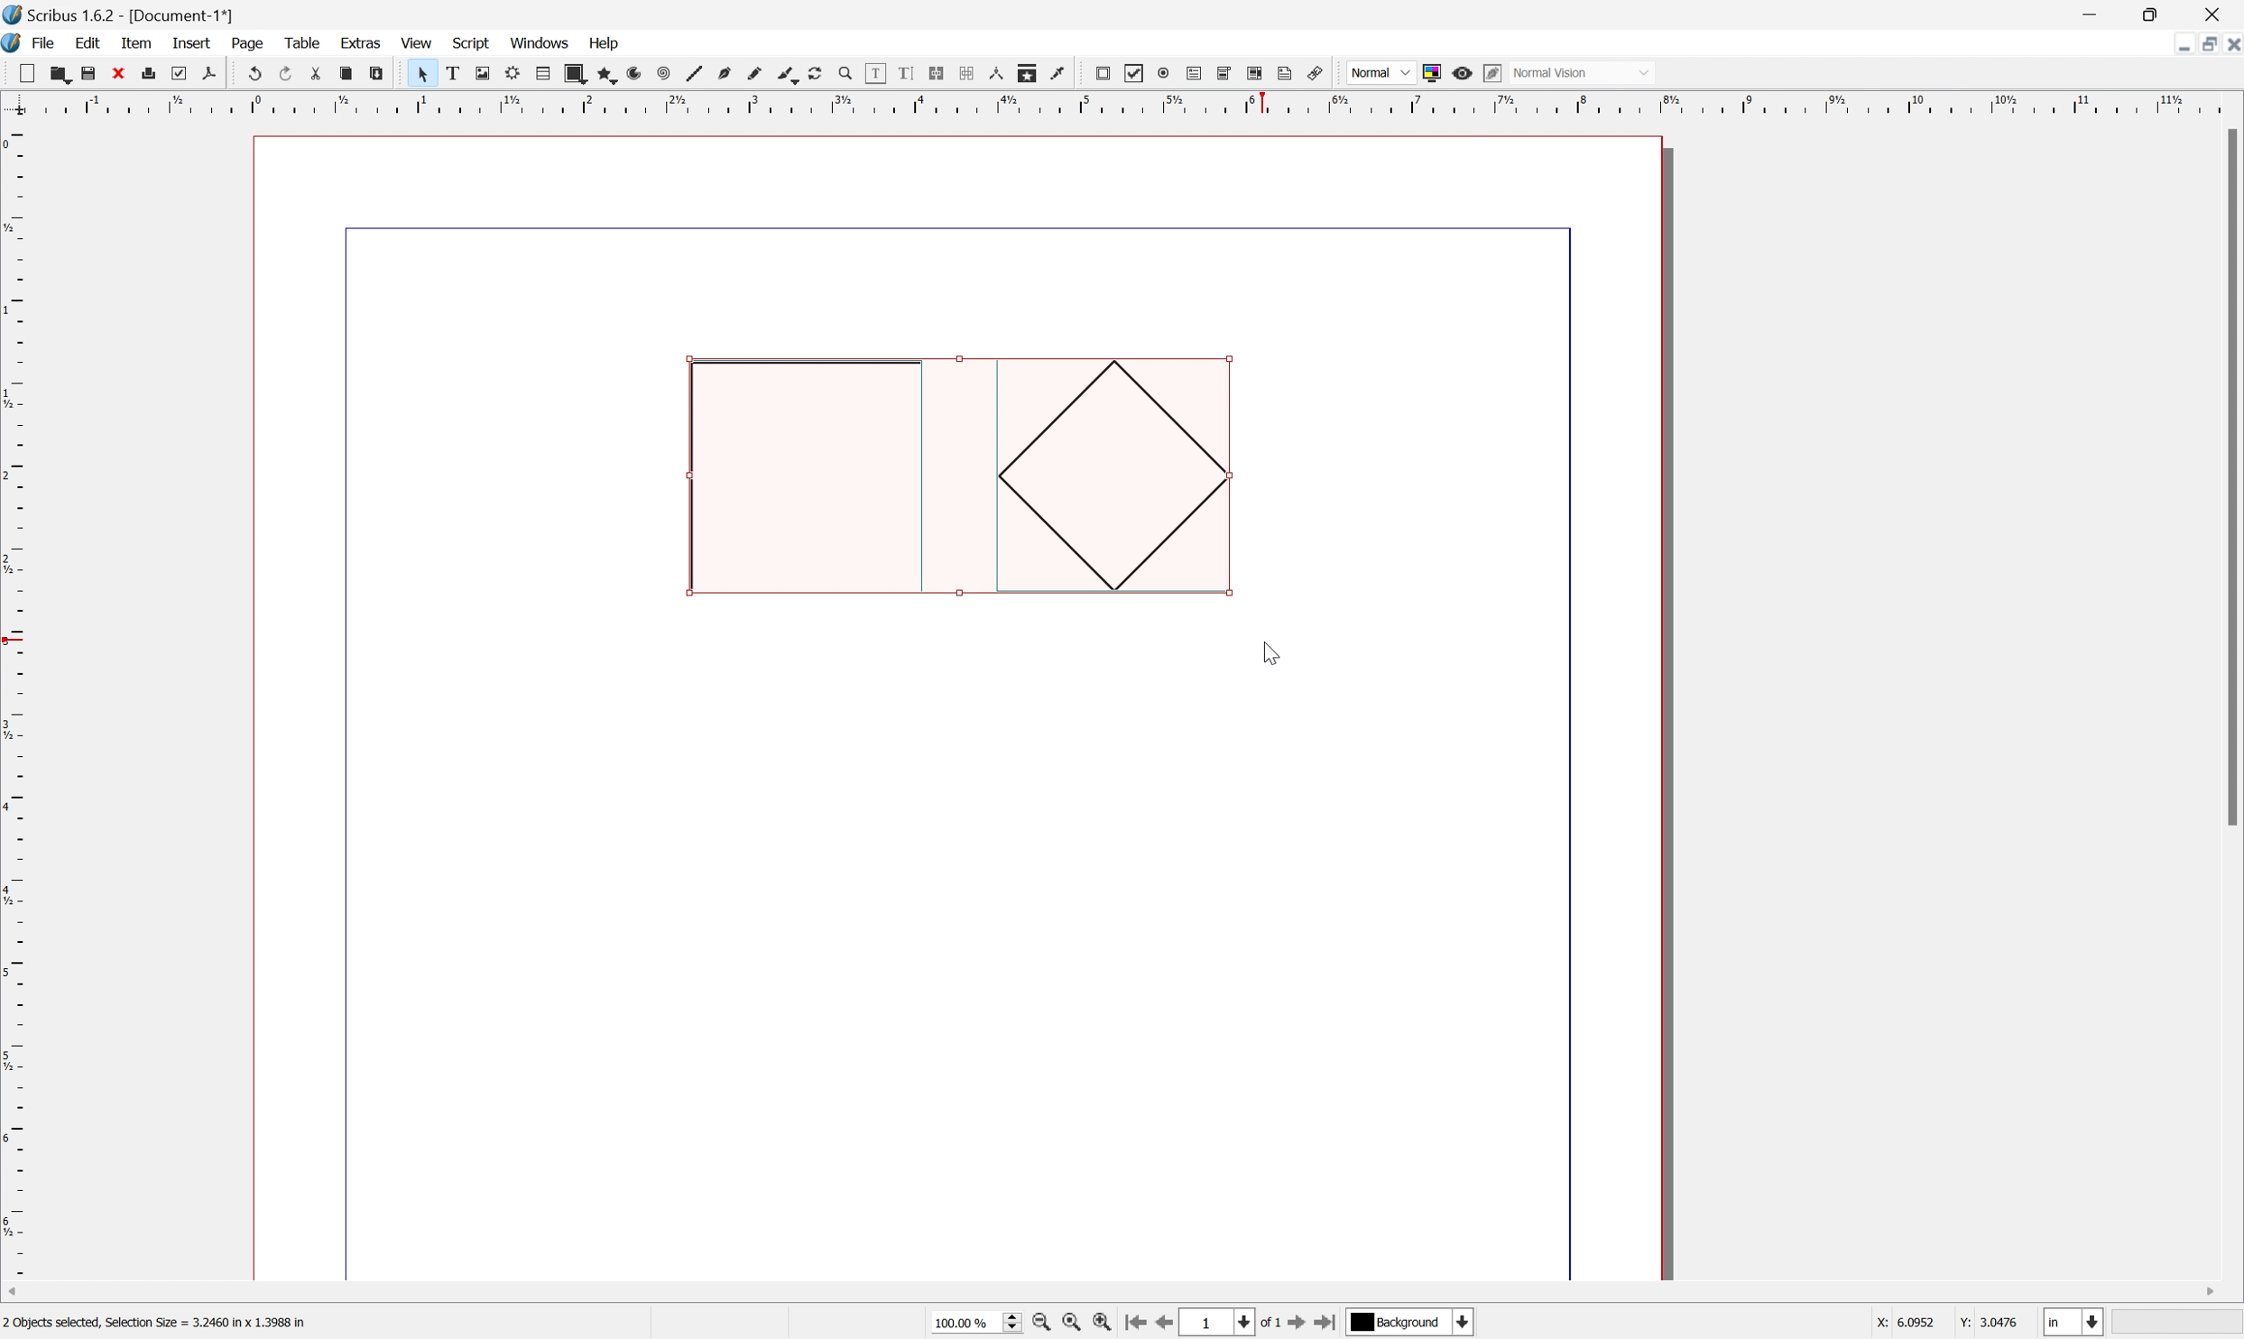 This screenshot has width=2244, height=1339. I want to click on zoom in or zoom out, so click(840, 73).